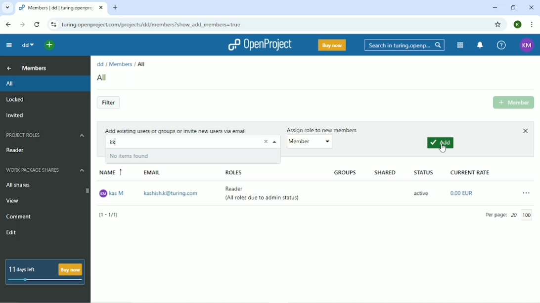  I want to click on 0.00EUR, so click(463, 193).